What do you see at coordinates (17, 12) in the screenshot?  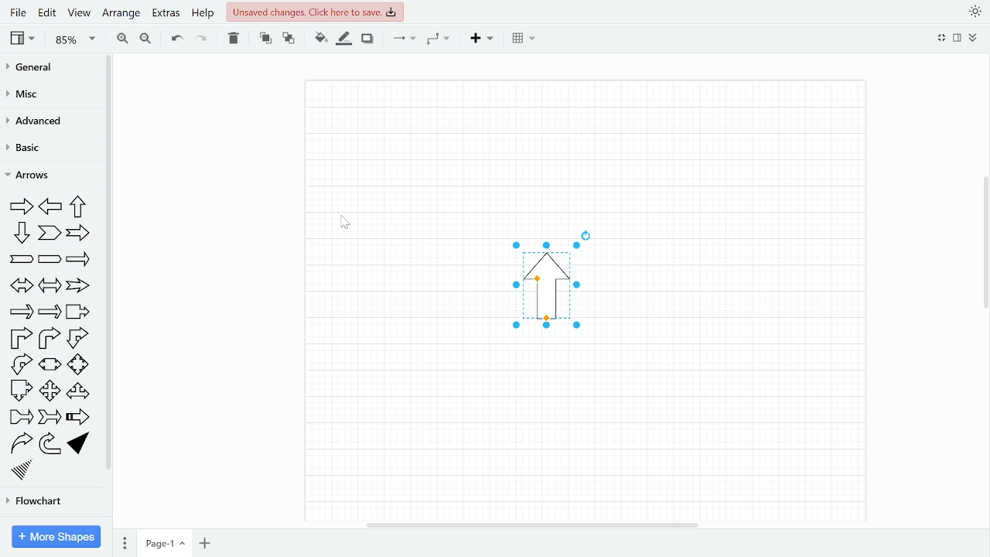 I see `File` at bounding box center [17, 12].